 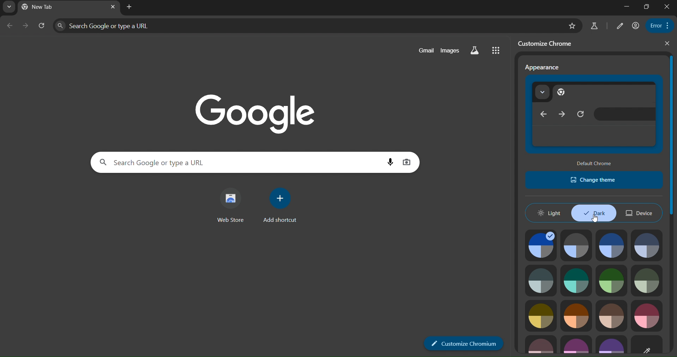 I want to click on device, so click(x=638, y=211).